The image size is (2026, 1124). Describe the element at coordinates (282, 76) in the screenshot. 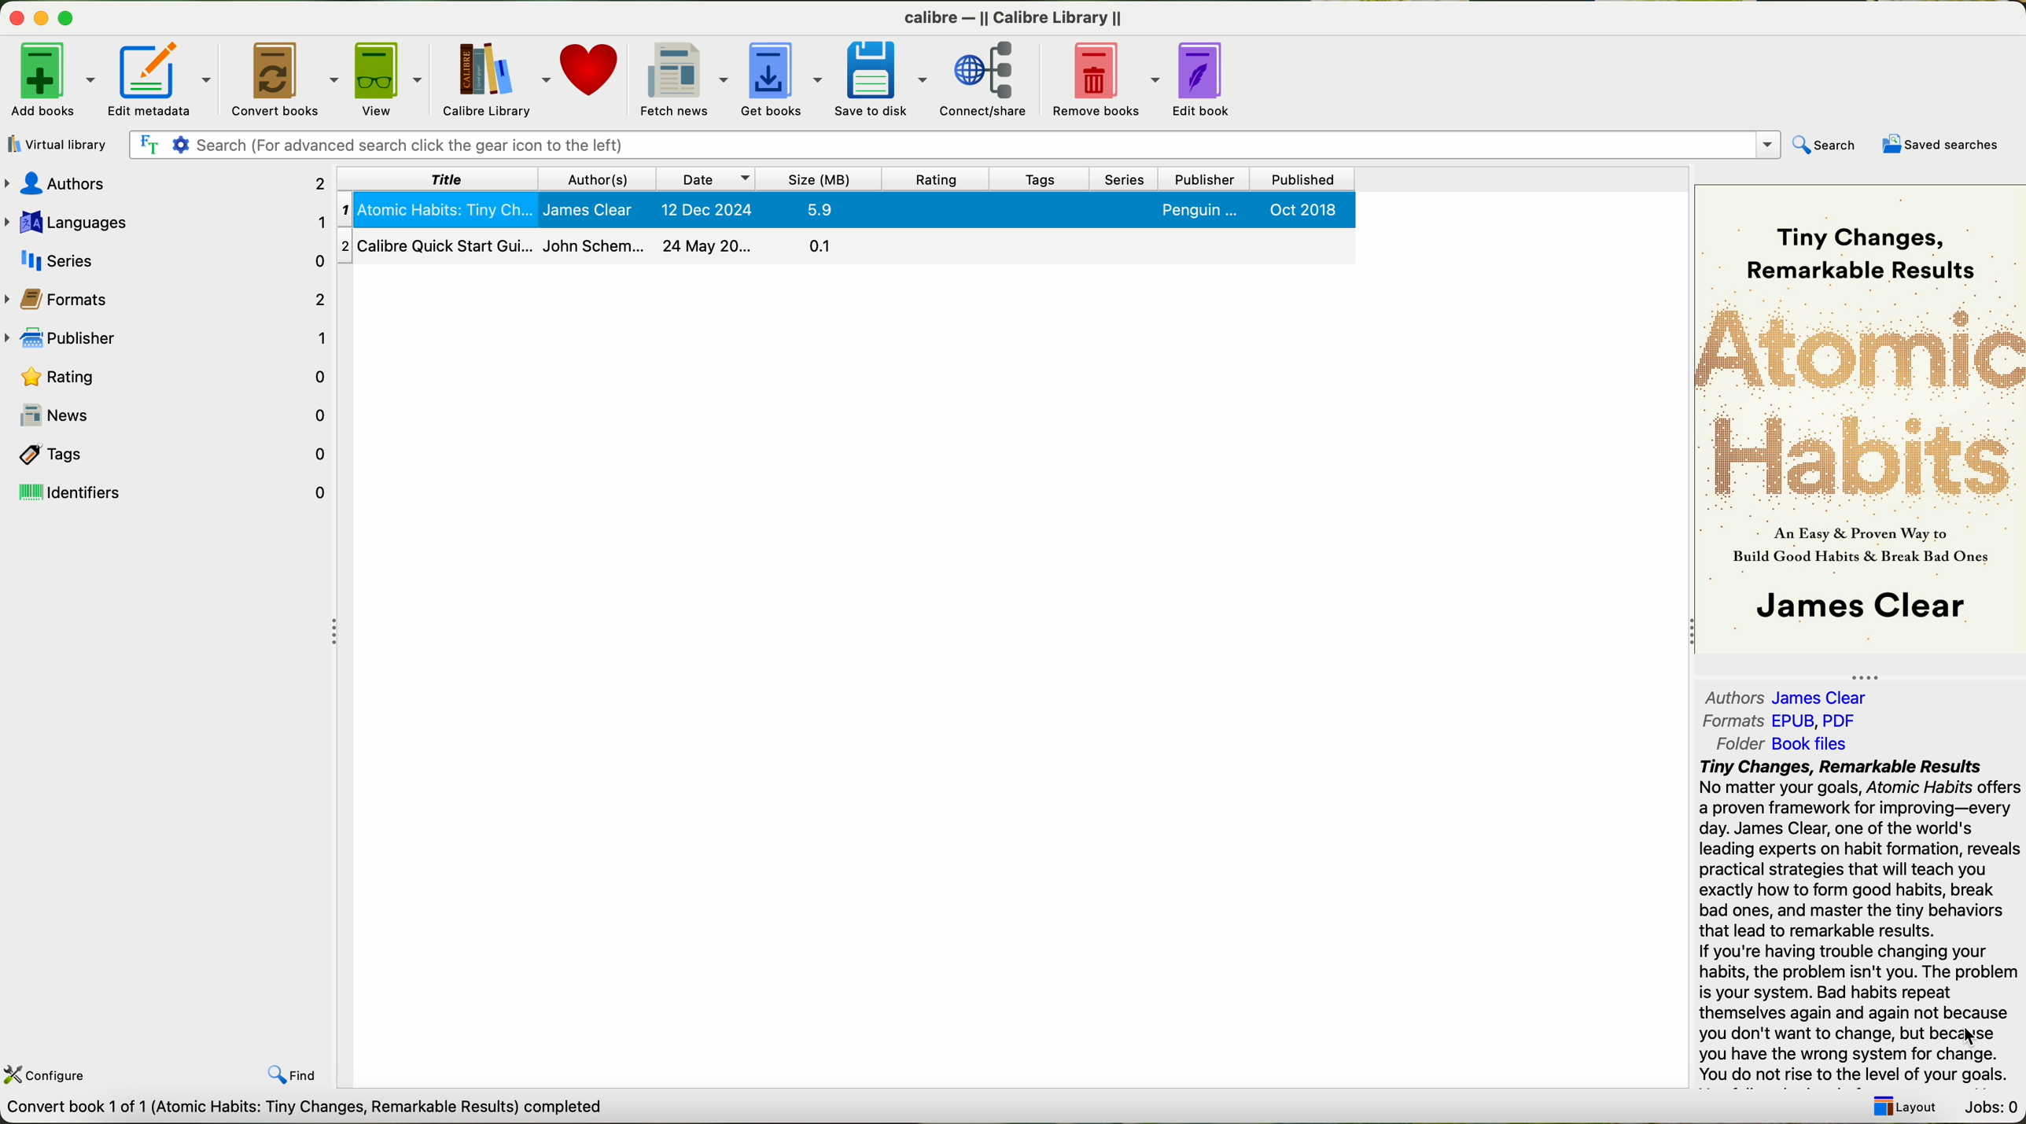

I see `convert books` at that location.